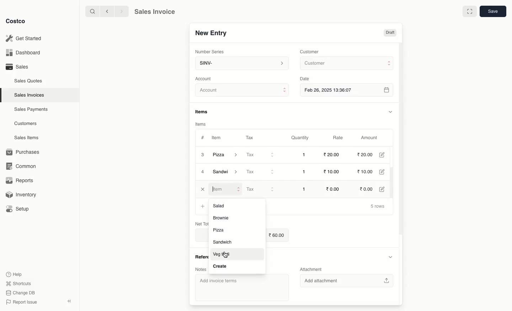 The image size is (512, 311). I want to click on SINV-, so click(241, 64).